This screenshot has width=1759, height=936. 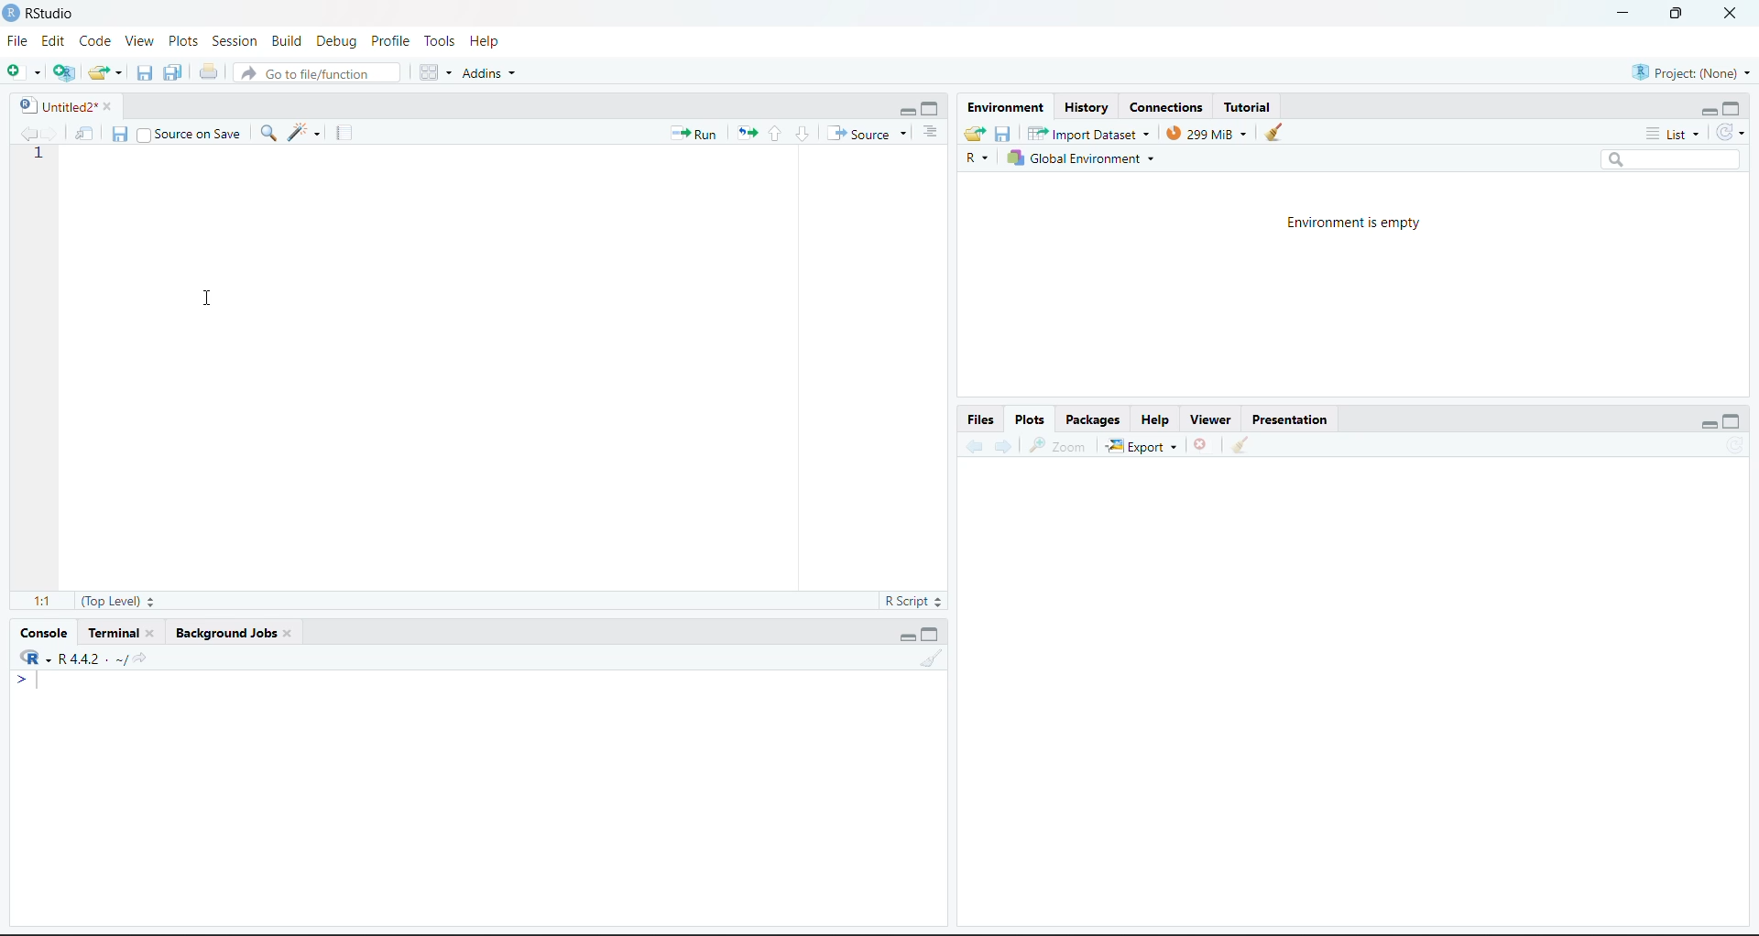 I want to click on Environment is empty, so click(x=1353, y=224).